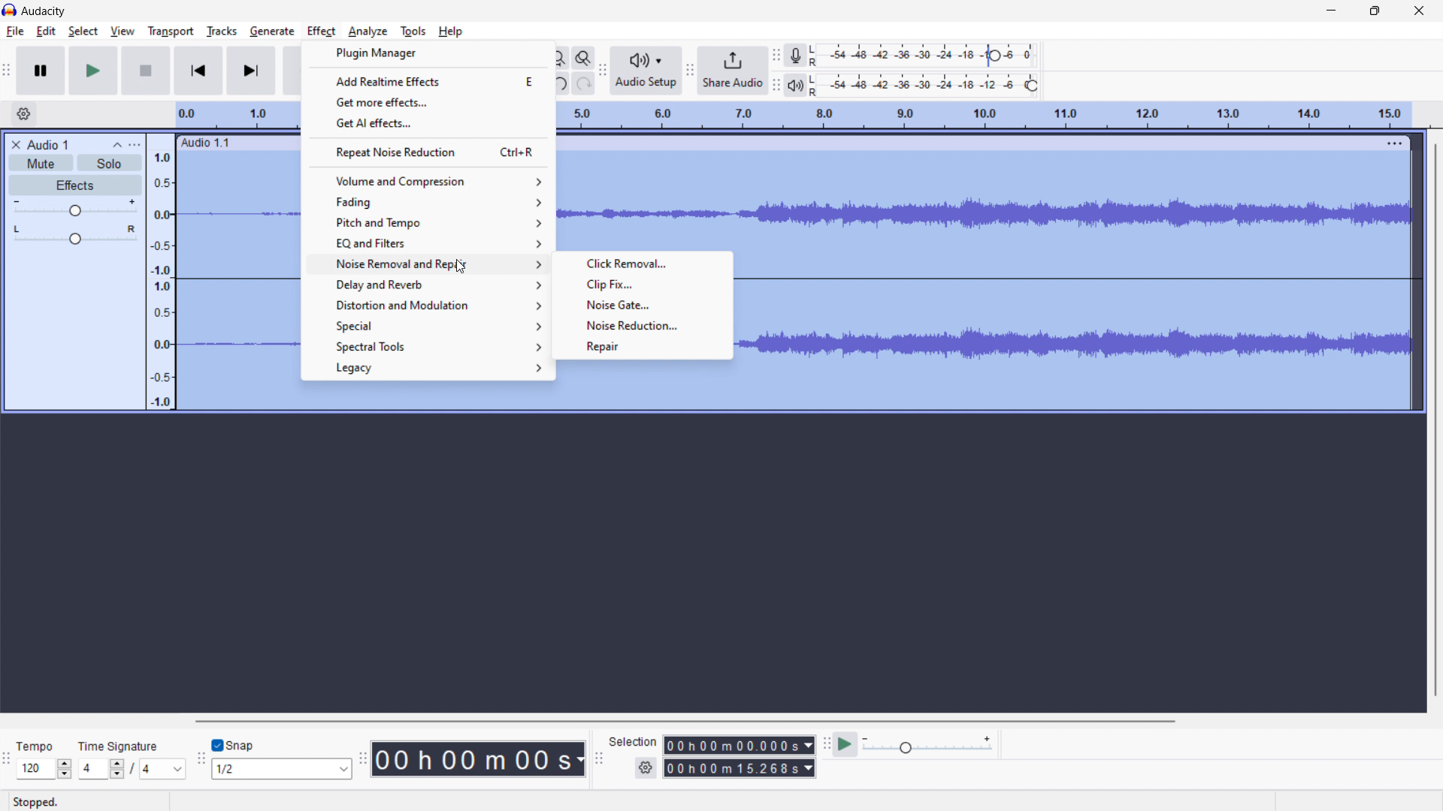  What do you see at coordinates (776, 85) in the screenshot?
I see `playback meter toolbar` at bounding box center [776, 85].